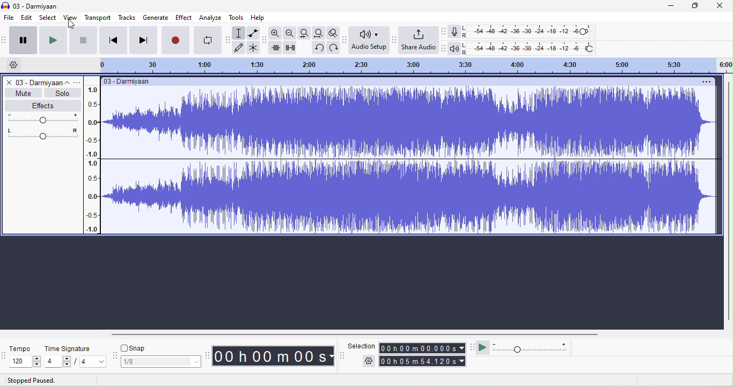 This screenshot has height=387, width=733. I want to click on record meter, so click(455, 32).